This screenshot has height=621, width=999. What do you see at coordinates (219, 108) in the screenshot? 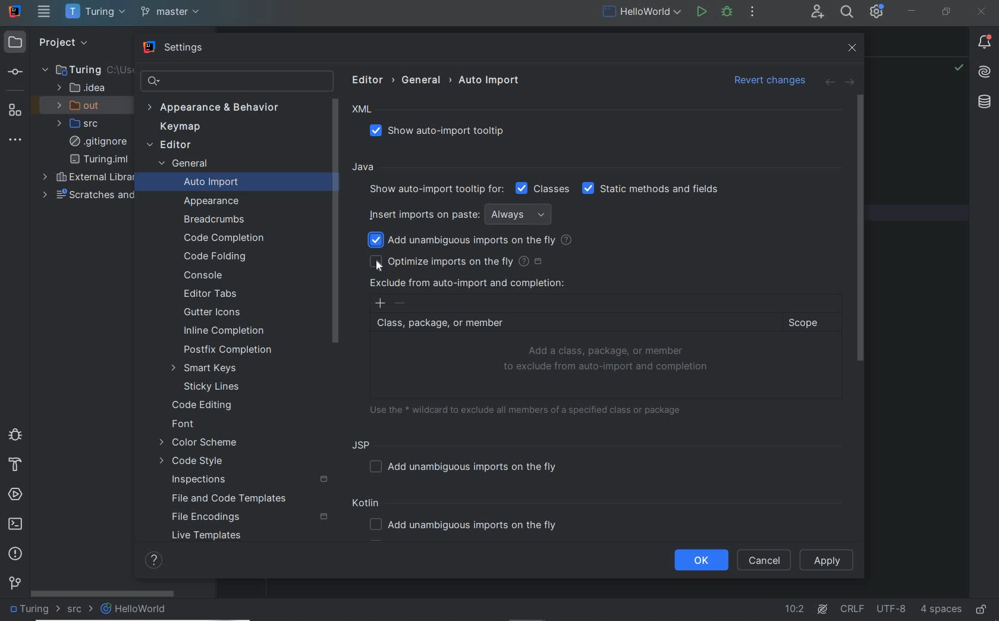
I see `APPEARANCE & BEHAVIOR` at bounding box center [219, 108].